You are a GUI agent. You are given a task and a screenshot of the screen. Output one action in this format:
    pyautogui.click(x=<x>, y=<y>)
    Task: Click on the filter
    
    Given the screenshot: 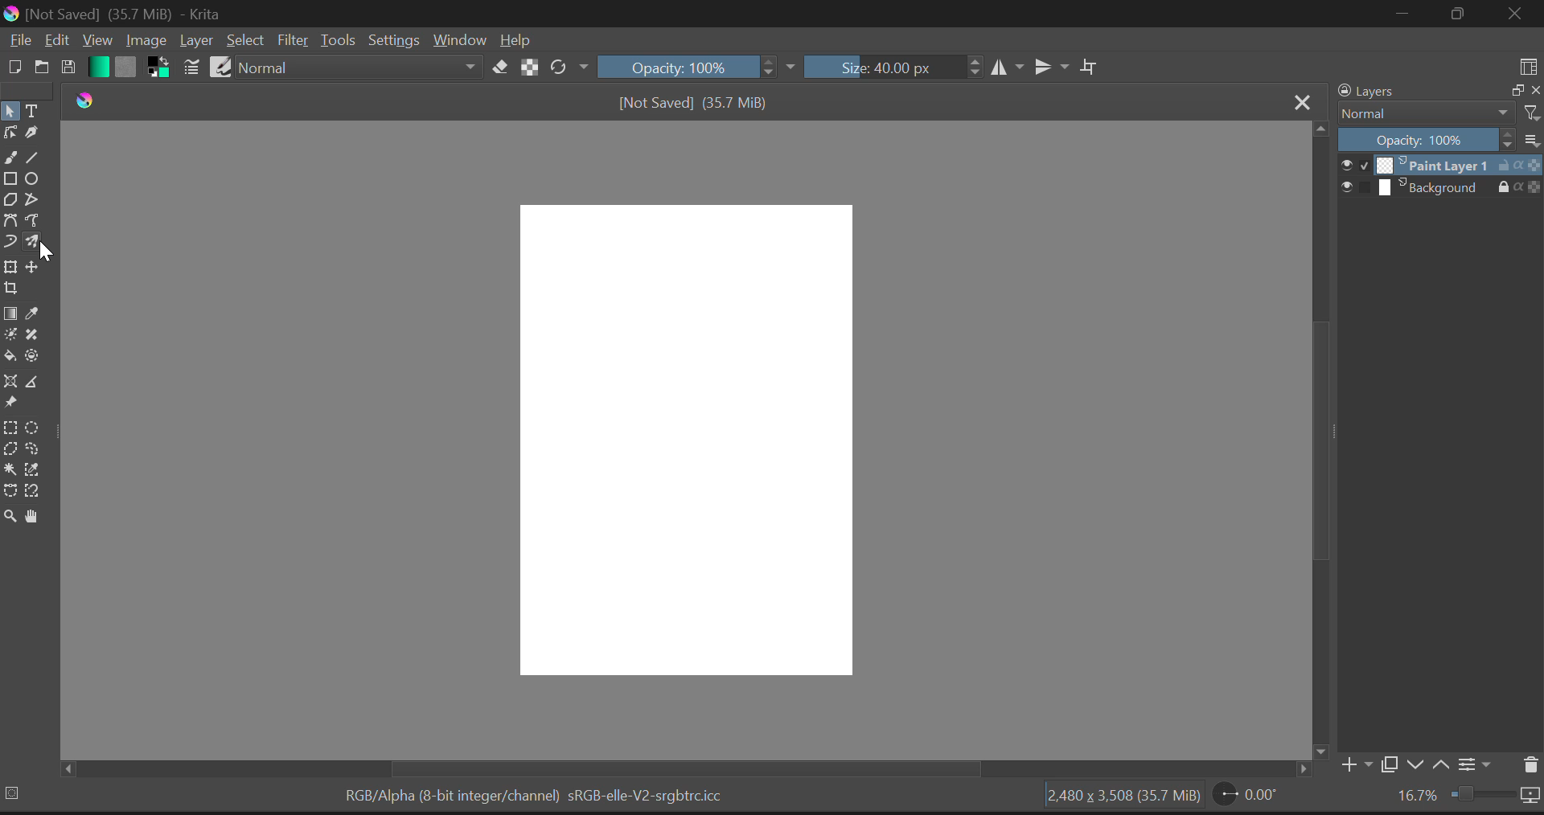 What is the action you would take?
    pyautogui.click(x=1530, y=111)
    